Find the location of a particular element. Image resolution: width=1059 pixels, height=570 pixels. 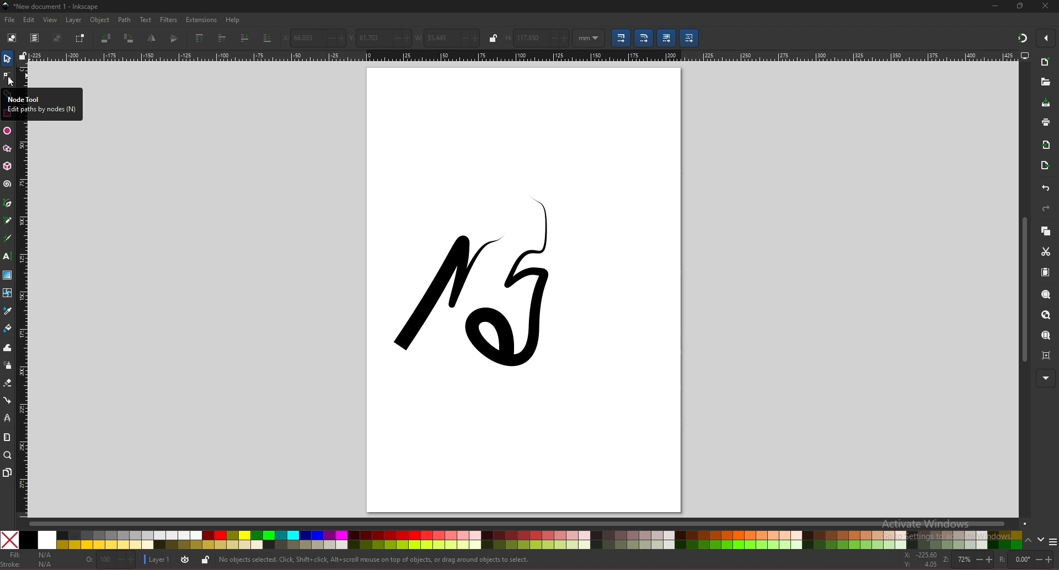

horizontal scale is located at coordinates (523, 56).